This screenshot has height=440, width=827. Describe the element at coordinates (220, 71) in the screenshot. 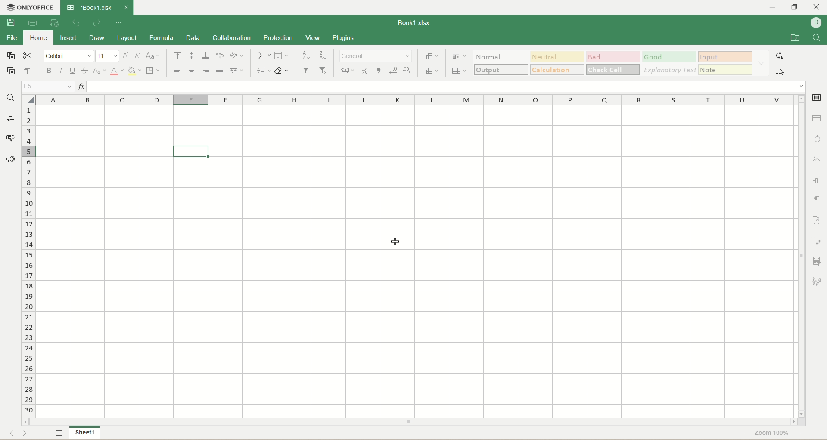

I see `justified` at that location.